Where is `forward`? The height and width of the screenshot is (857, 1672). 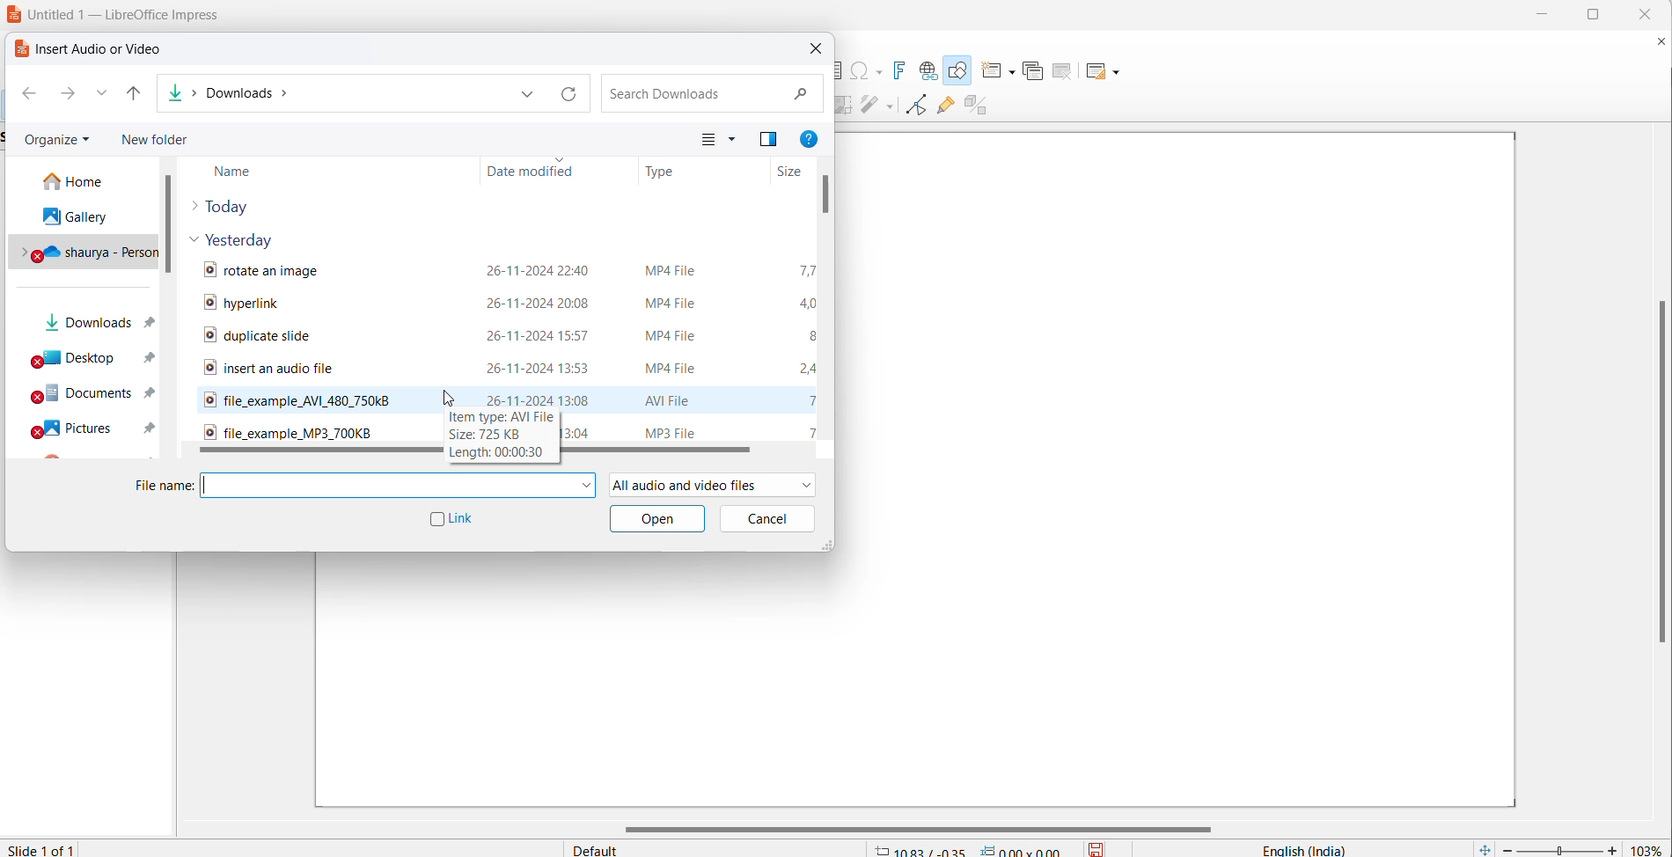
forward is located at coordinates (68, 94).